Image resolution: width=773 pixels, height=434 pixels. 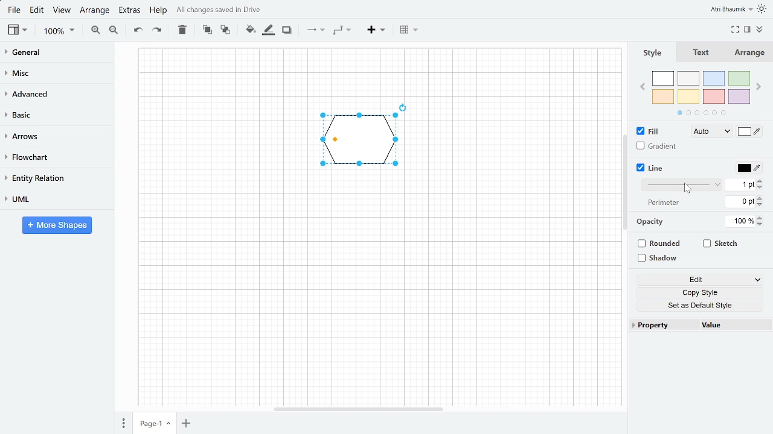 I want to click on Decrease lien perimeter, so click(x=761, y=205).